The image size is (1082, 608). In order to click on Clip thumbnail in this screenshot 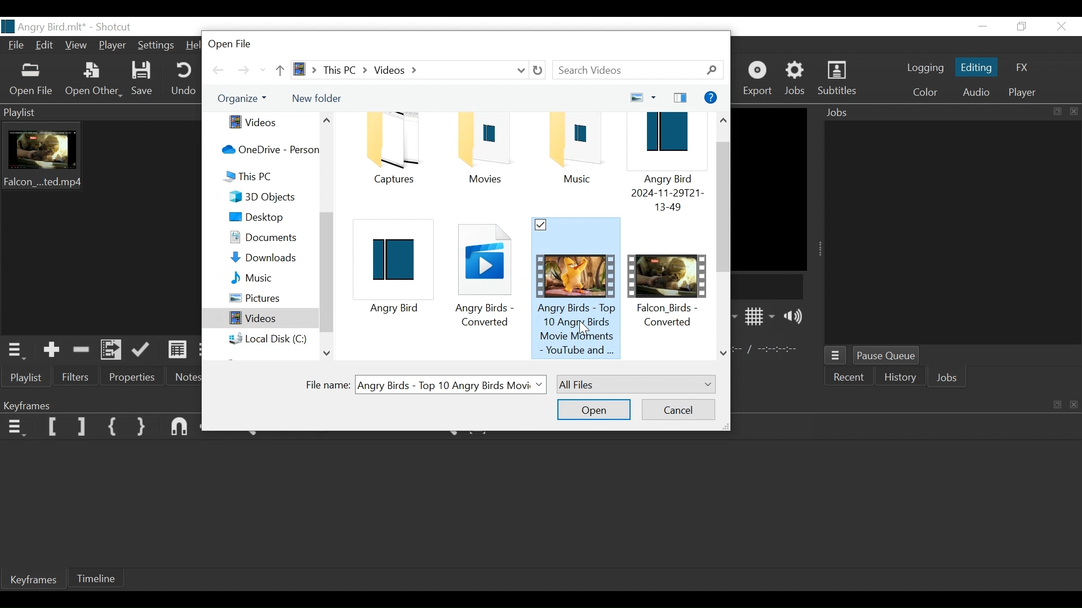, I will do `click(51, 164)`.